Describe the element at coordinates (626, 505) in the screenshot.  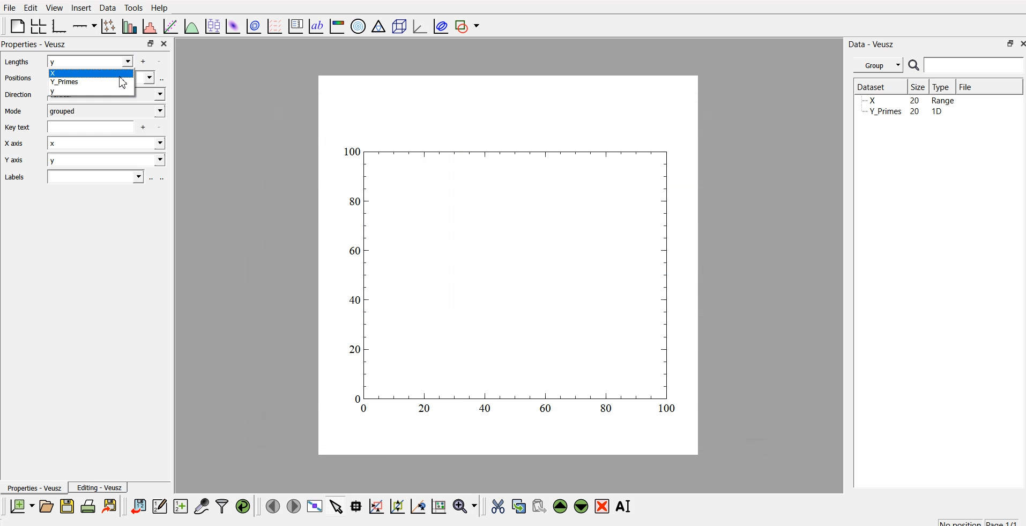
I see `rename the selected widget` at that location.